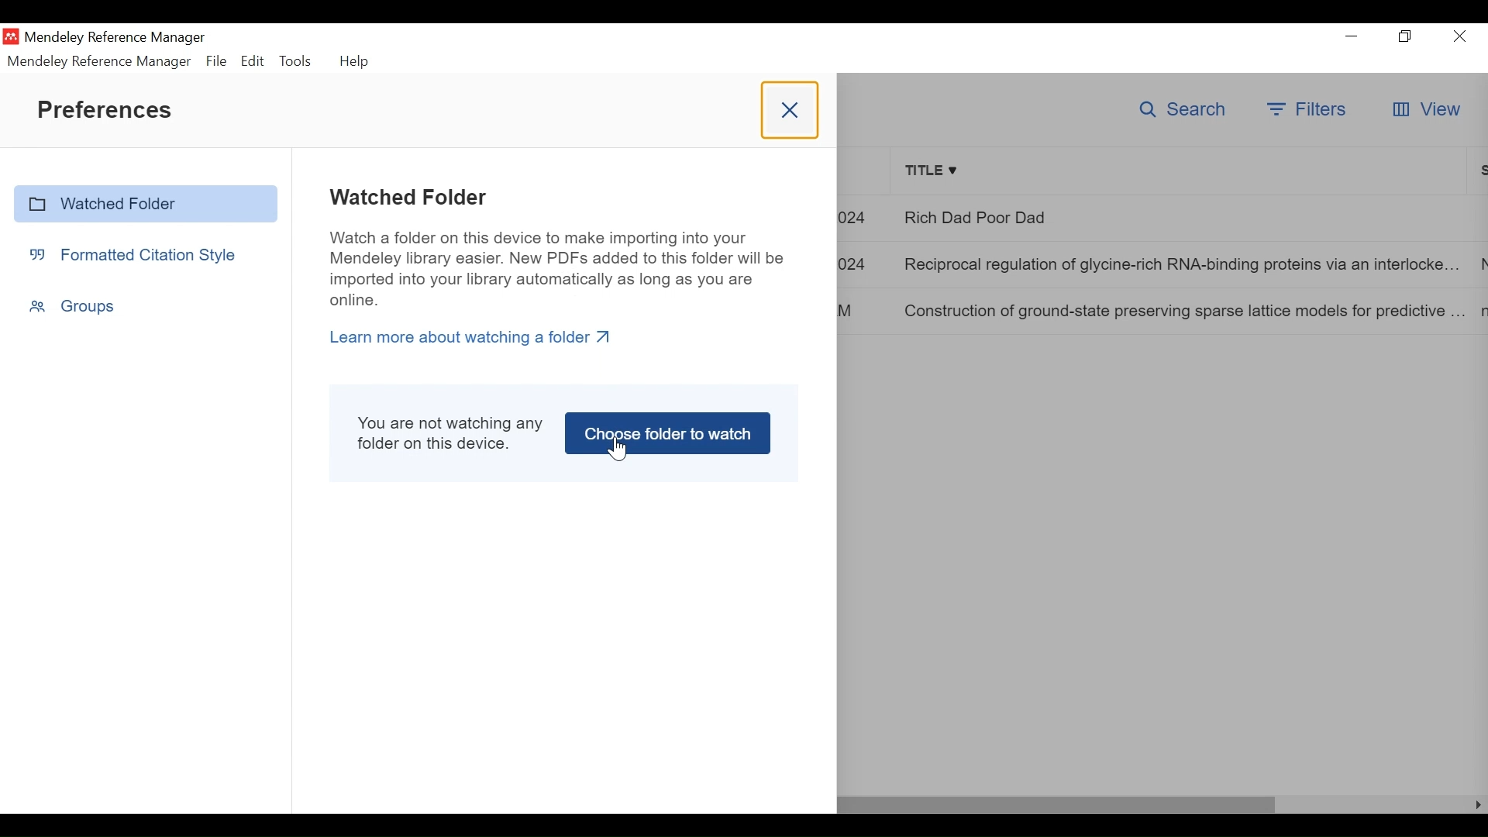 Image resolution: width=1488 pixels, height=837 pixels. Describe the element at coordinates (143, 204) in the screenshot. I see `Watched Folder` at that location.